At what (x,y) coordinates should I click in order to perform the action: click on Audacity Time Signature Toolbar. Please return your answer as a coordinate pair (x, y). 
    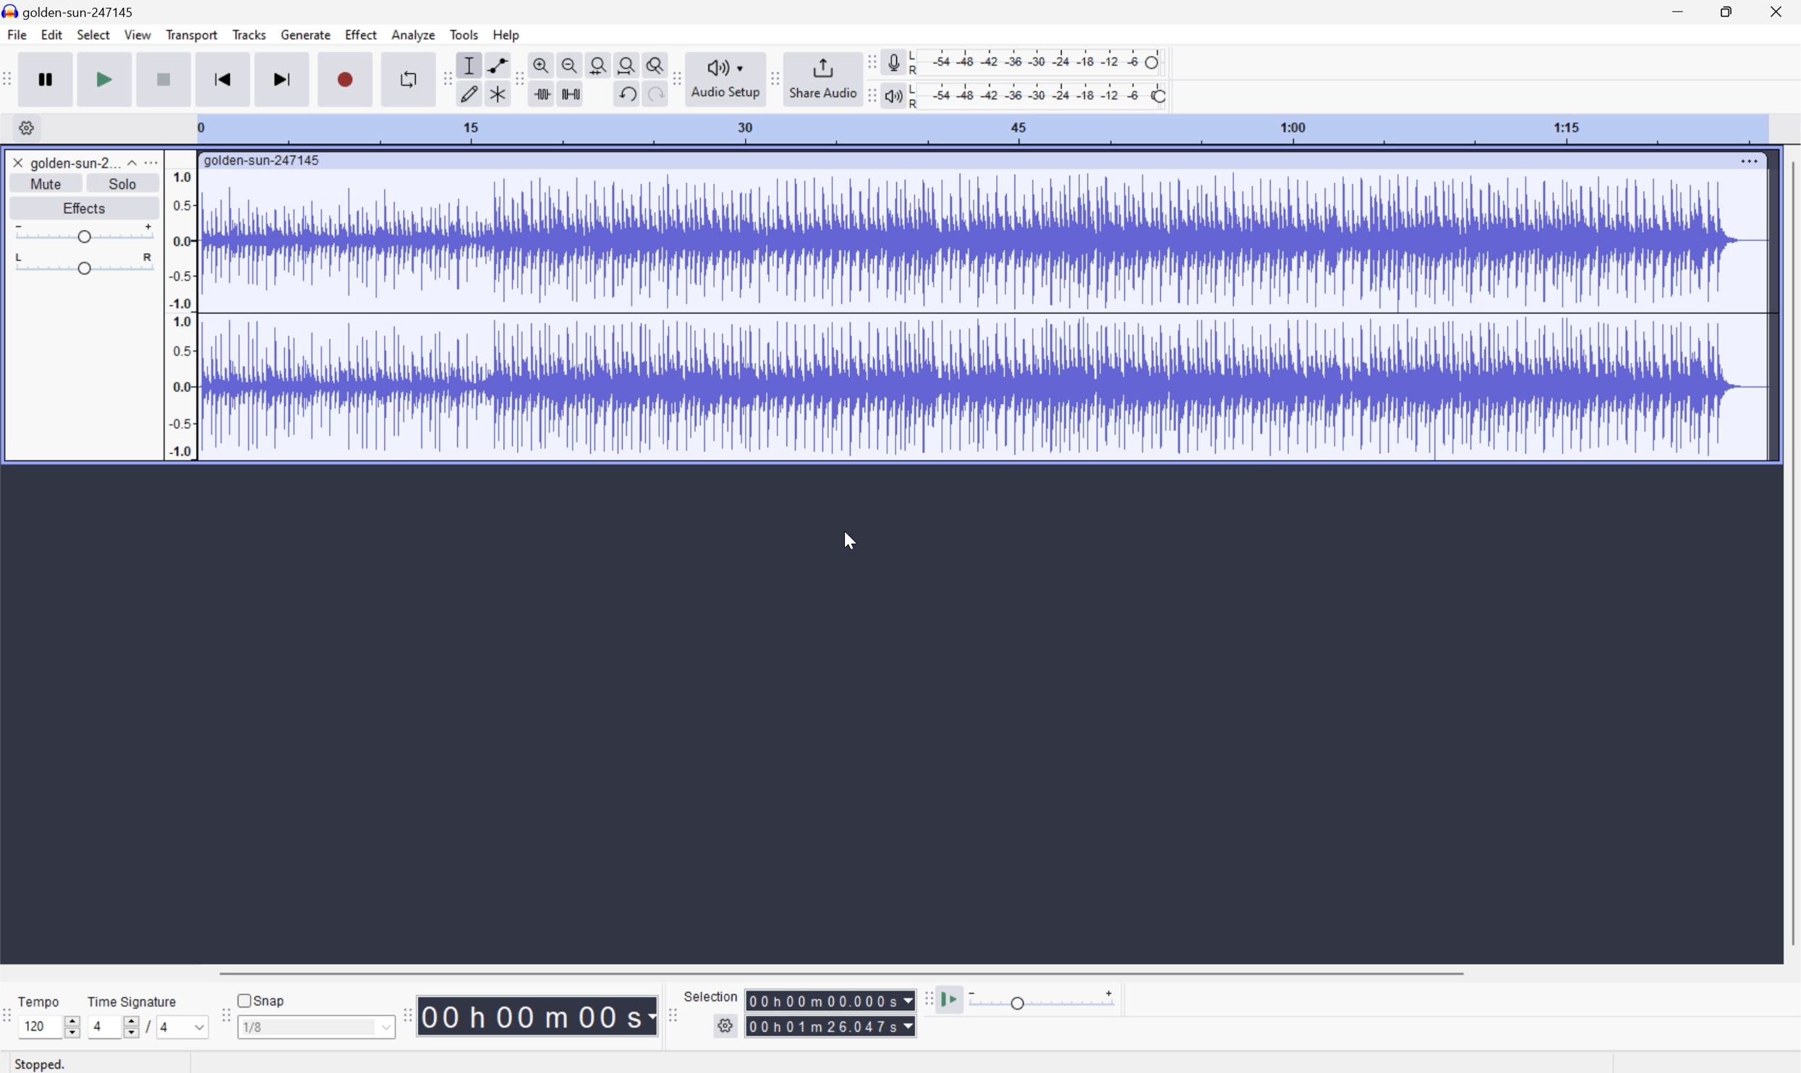
    Looking at the image, I should click on (12, 1019).